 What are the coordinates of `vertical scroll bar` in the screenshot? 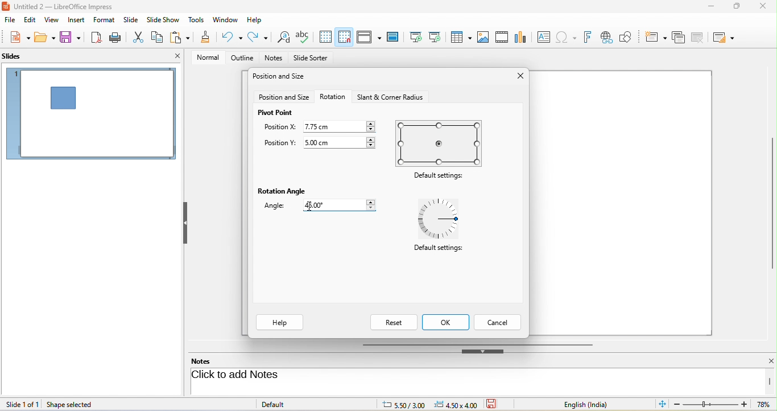 It's located at (772, 203).